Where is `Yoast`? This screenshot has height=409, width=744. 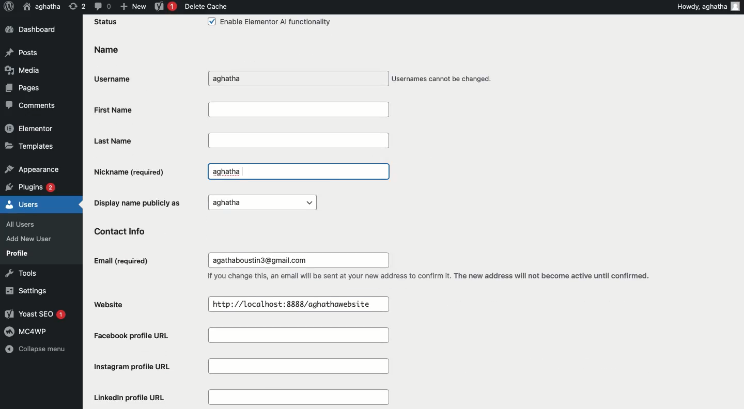 Yoast is located at coordinates (166, 7).